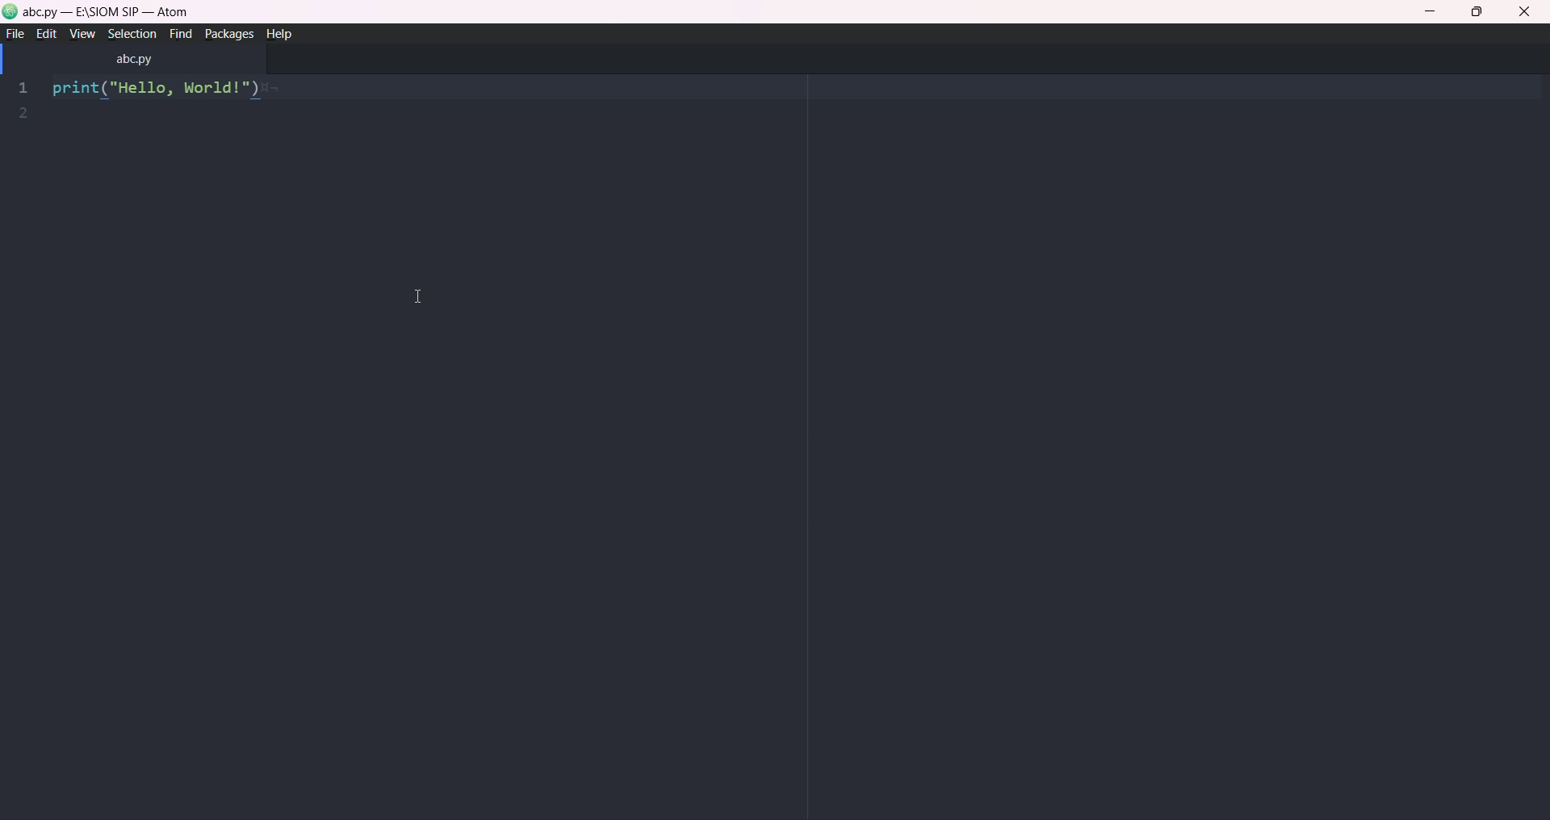 Image resolution: width=1550 pixels, height=820 pixels. I want to click on minimize, so click(1427, 10).